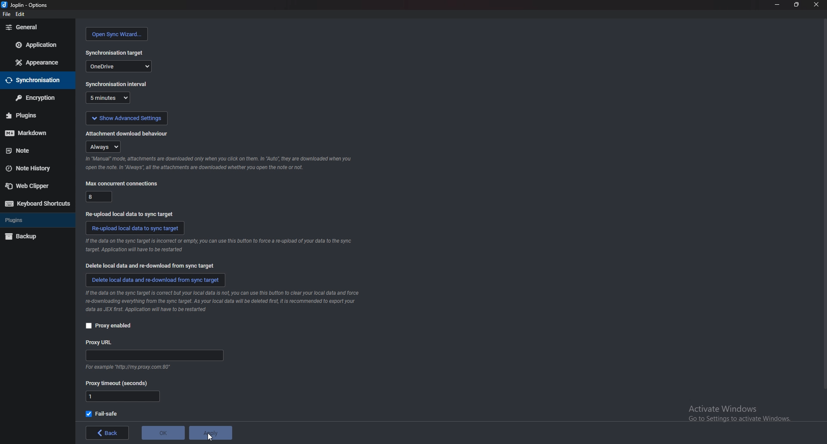 The image size is (827, 444). Describe the element at coordinates (215, 433) in the screenshot. I see `apply` at that location.